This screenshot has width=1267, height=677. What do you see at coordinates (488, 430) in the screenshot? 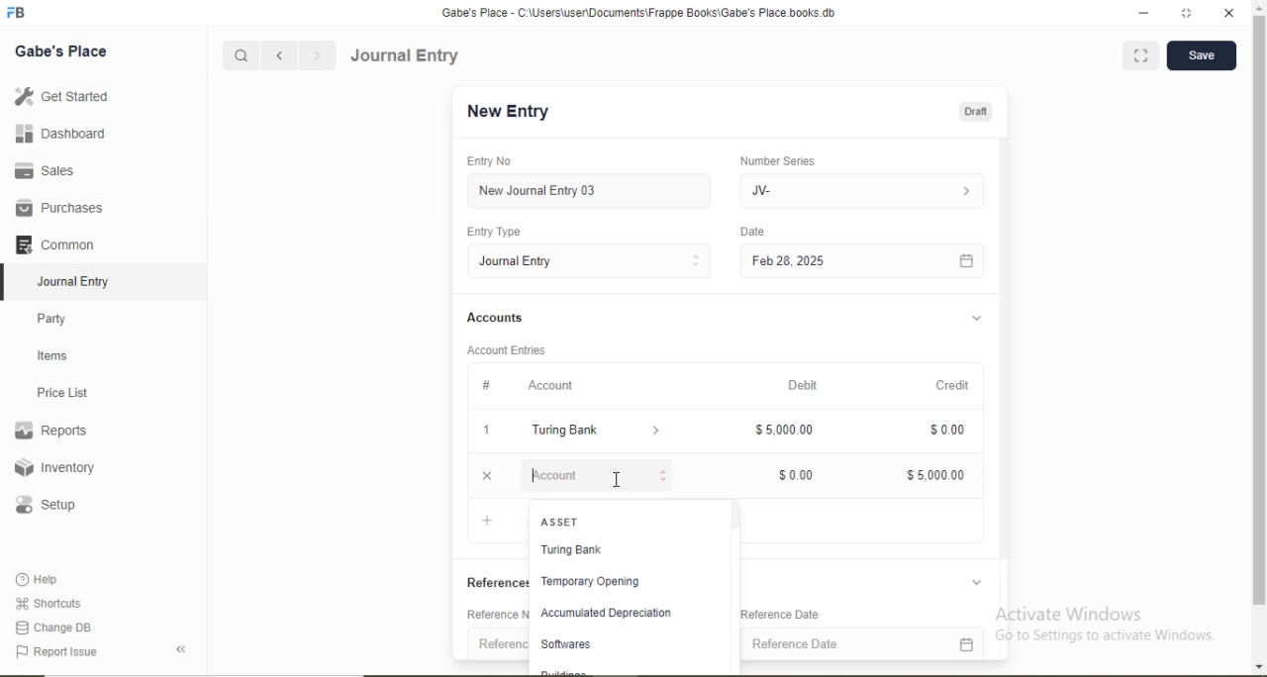
I see `1` at bounding box center [488, 430].